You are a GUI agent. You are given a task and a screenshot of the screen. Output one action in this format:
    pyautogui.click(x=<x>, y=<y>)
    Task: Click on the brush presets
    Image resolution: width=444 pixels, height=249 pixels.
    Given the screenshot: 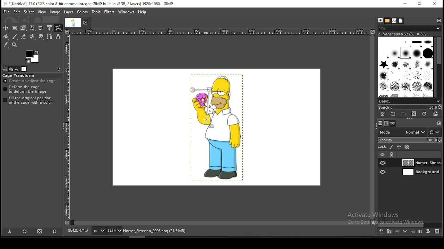 What is the action you would take?
    pyautogui.click(x=410, y=100)
    